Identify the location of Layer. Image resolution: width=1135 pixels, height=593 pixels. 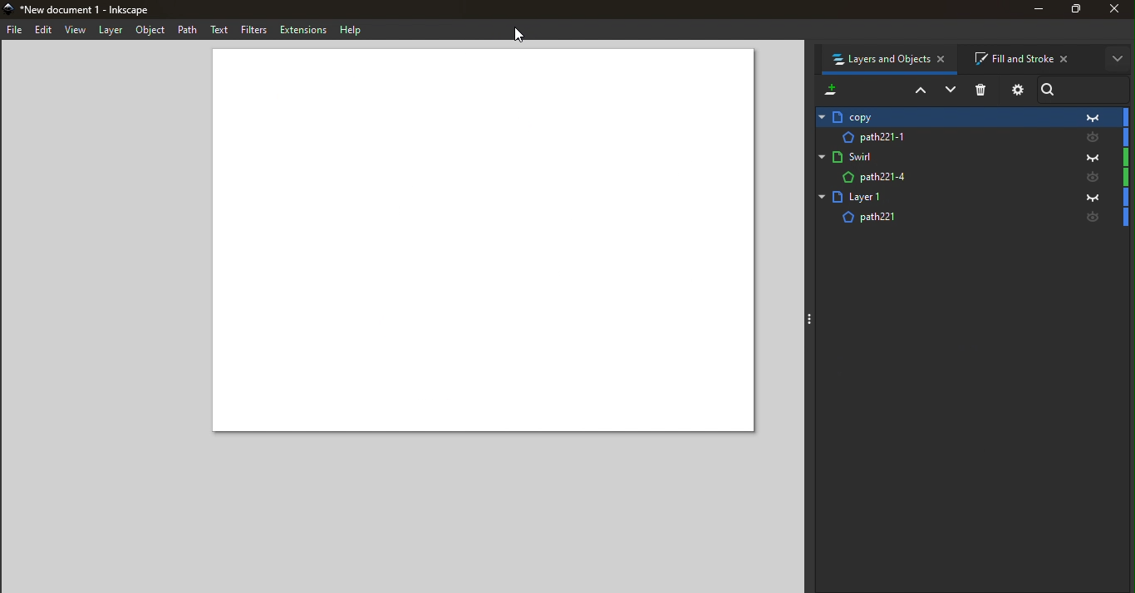
(945, 136).